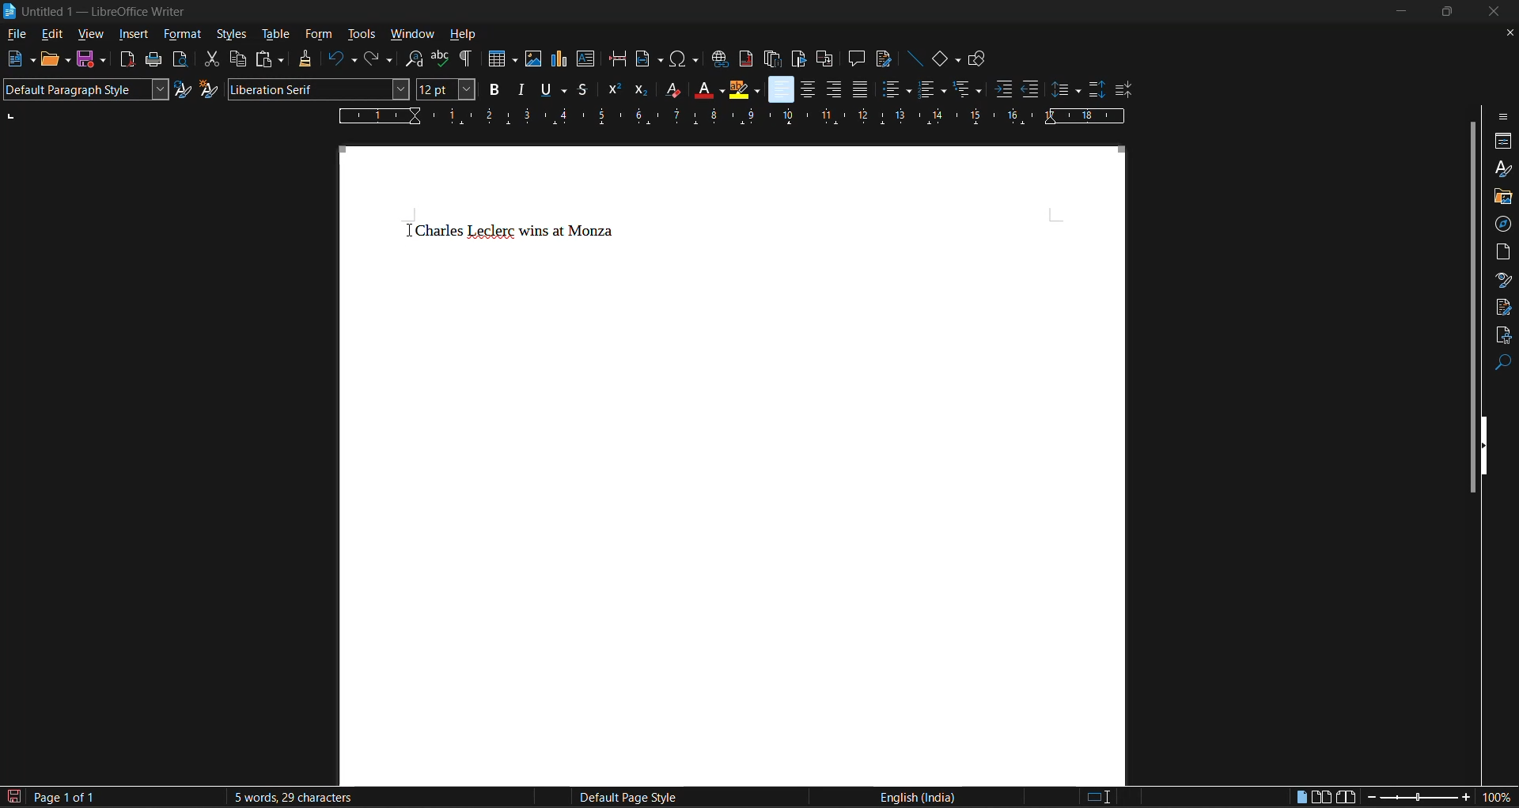 This screenshot has height=808, width=1519. I want to click on insert endnote, so click(771, 59).